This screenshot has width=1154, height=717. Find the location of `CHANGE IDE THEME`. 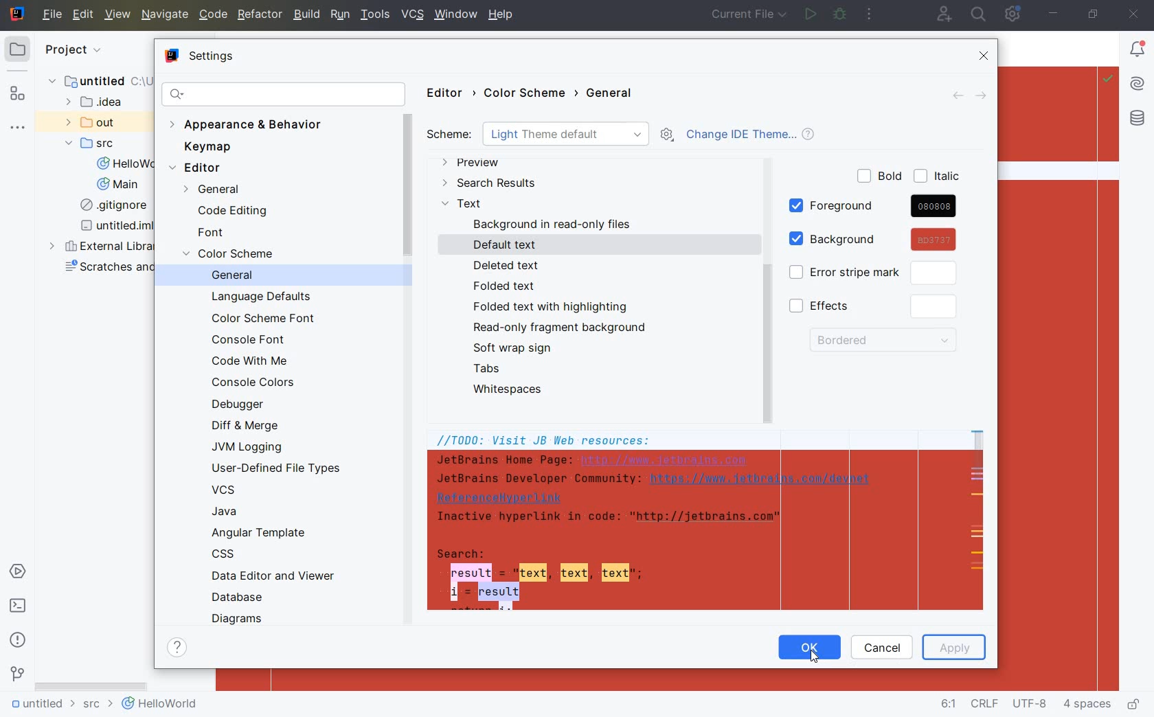

CHANGE IDE THEME is located at coordinates (756, 137).